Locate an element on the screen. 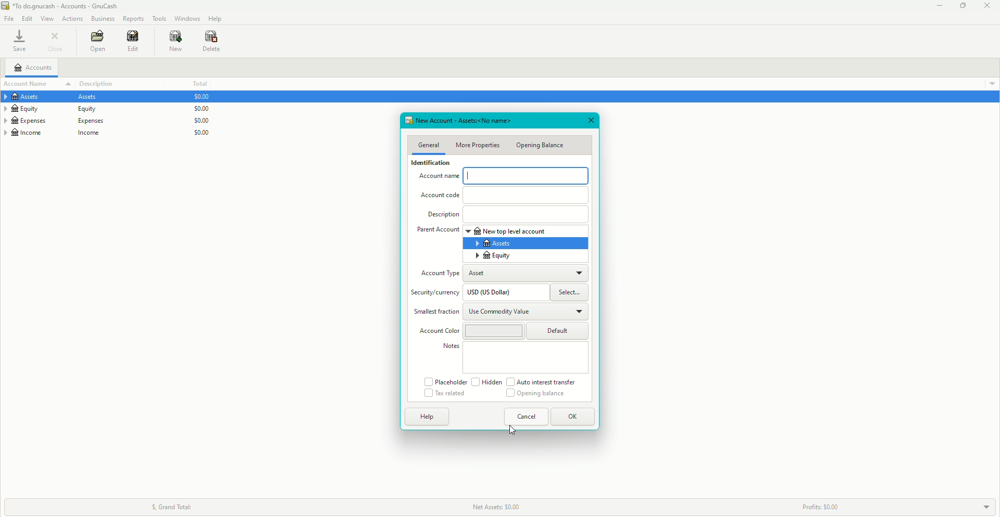 This screenshot has width=1000, height=517. Account code is located at coordinates (442, 197).